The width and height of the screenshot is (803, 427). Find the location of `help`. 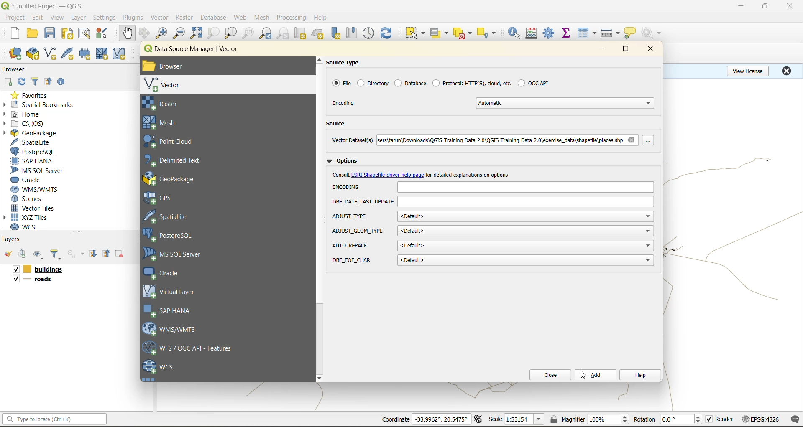

help is located at coordinates (322, 18).